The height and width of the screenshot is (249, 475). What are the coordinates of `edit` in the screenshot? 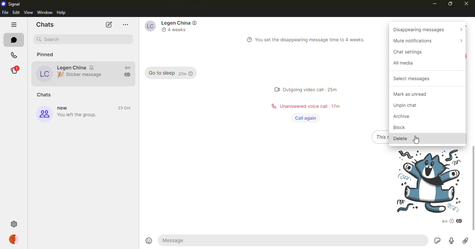 It's located at (16, 12).